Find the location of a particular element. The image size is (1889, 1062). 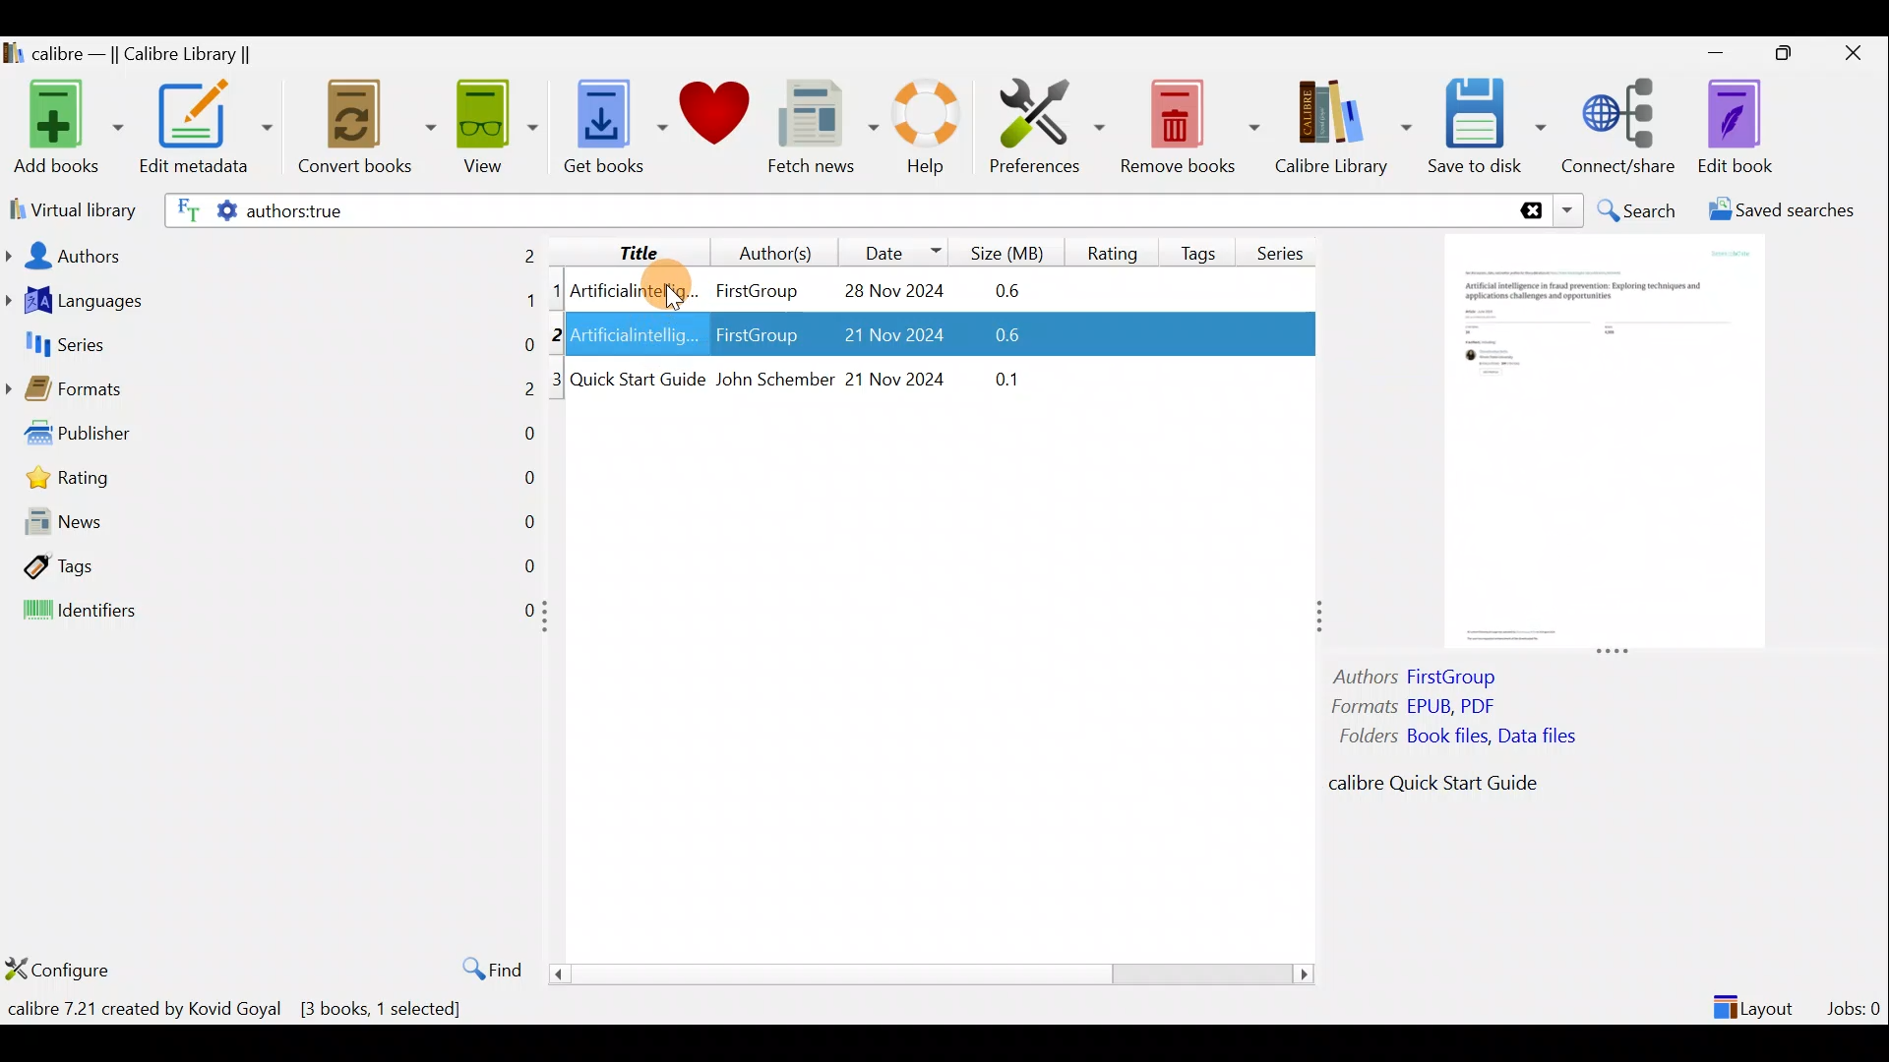

Find is located at coordinates (482, 968).